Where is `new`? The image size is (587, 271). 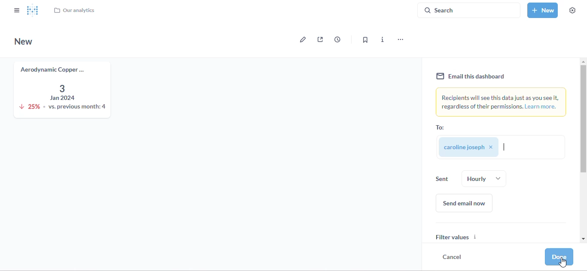 new is located at coordinates (24, 41).